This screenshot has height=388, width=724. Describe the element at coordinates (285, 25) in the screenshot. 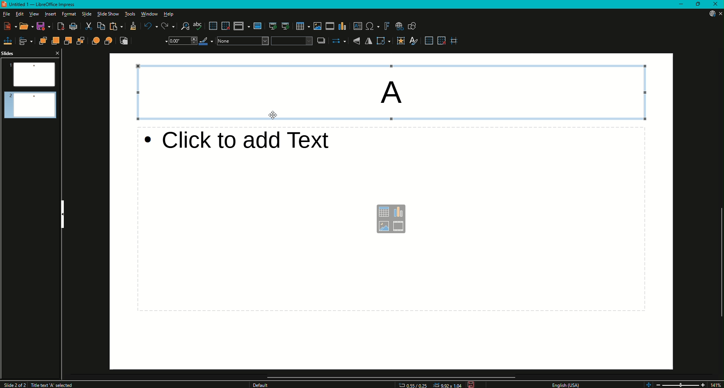

I see `Start from Current Slide` at that location.